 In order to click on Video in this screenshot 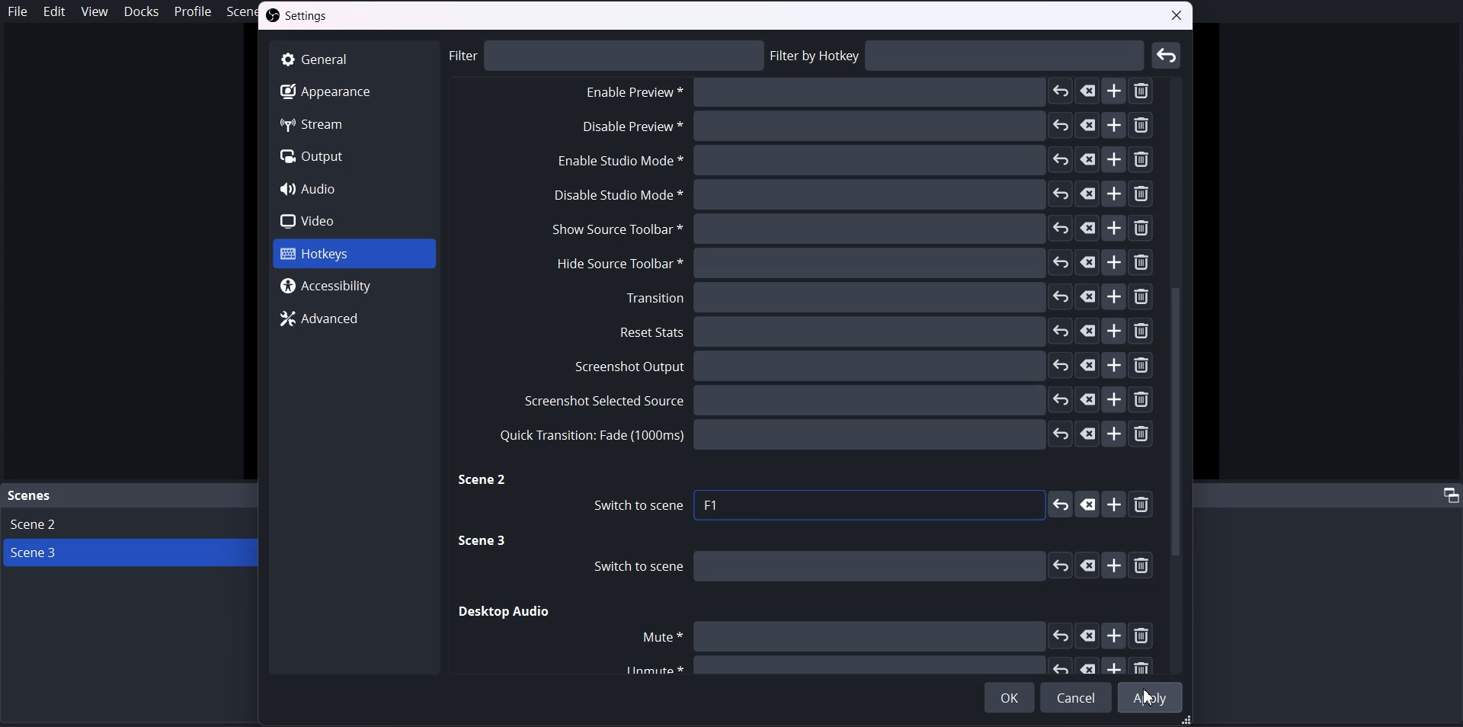, I will do `click(354, 220)`.